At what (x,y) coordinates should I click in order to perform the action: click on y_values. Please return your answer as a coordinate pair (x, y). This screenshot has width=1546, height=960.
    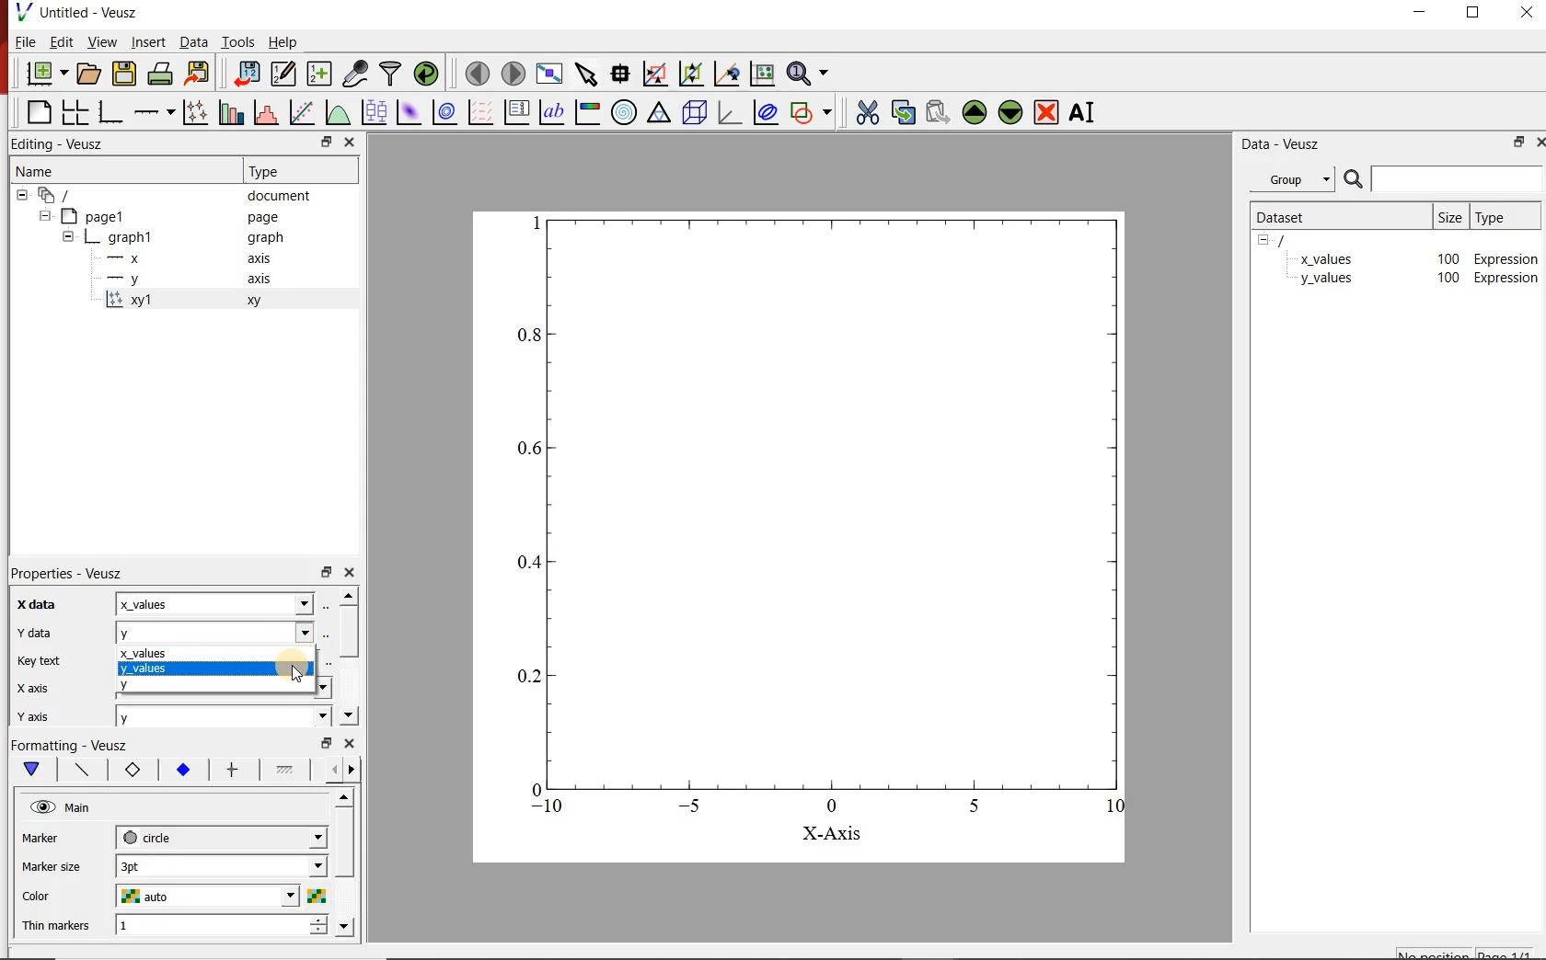
    Looking at the image, I should click on (1326, 280).